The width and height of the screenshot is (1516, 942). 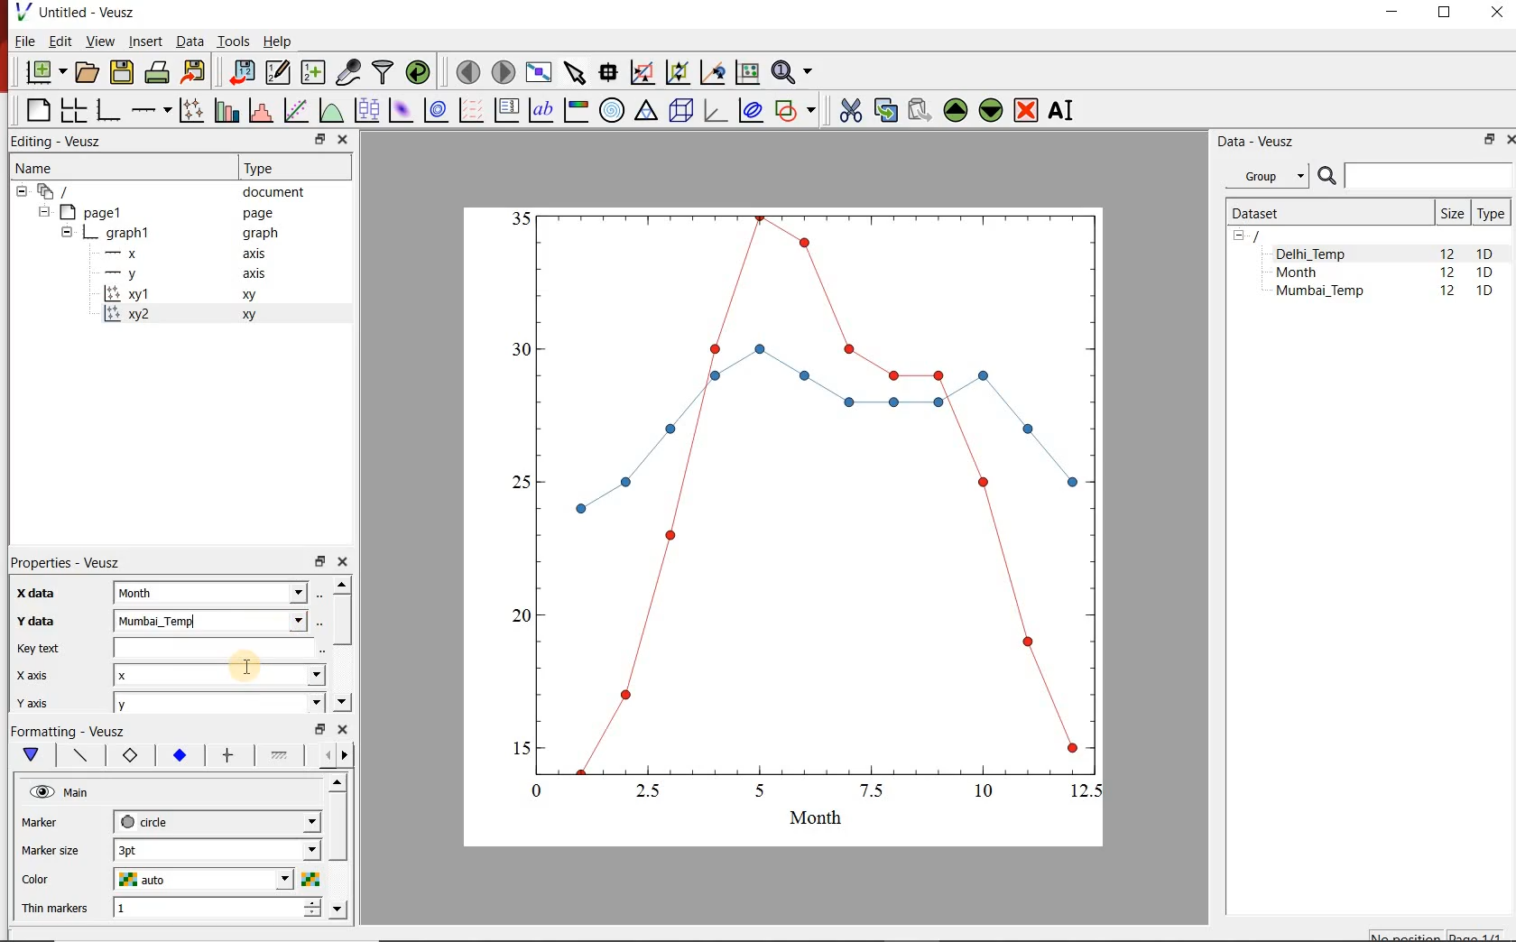 I want to click on Dataset, so click(x=1325, y=213).